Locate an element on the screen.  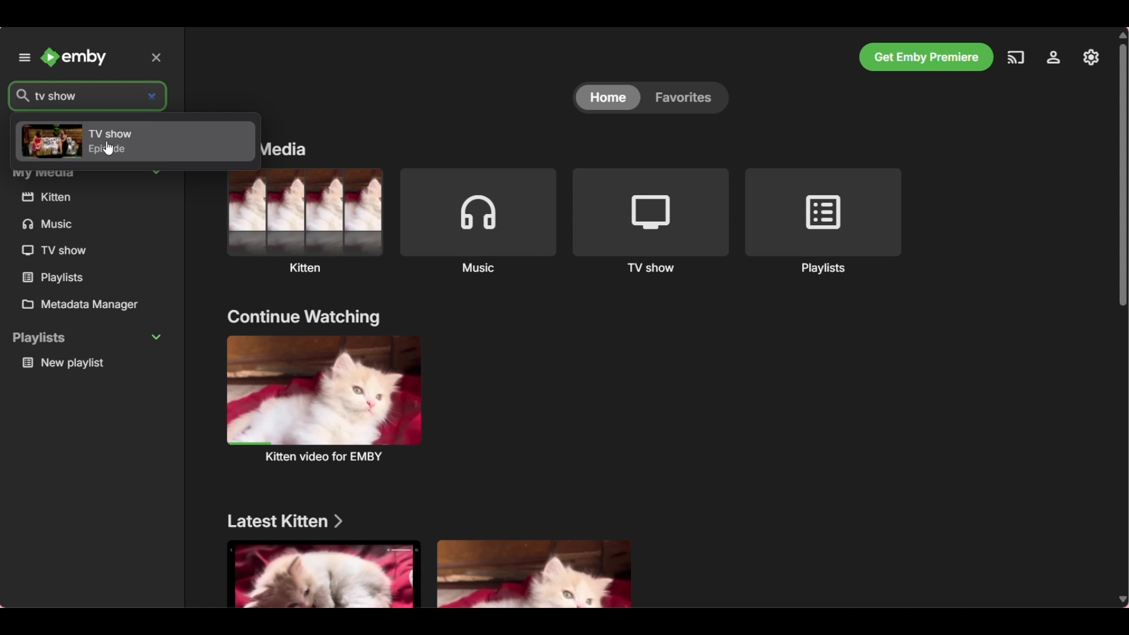
close is located at coordinates (150, 97).